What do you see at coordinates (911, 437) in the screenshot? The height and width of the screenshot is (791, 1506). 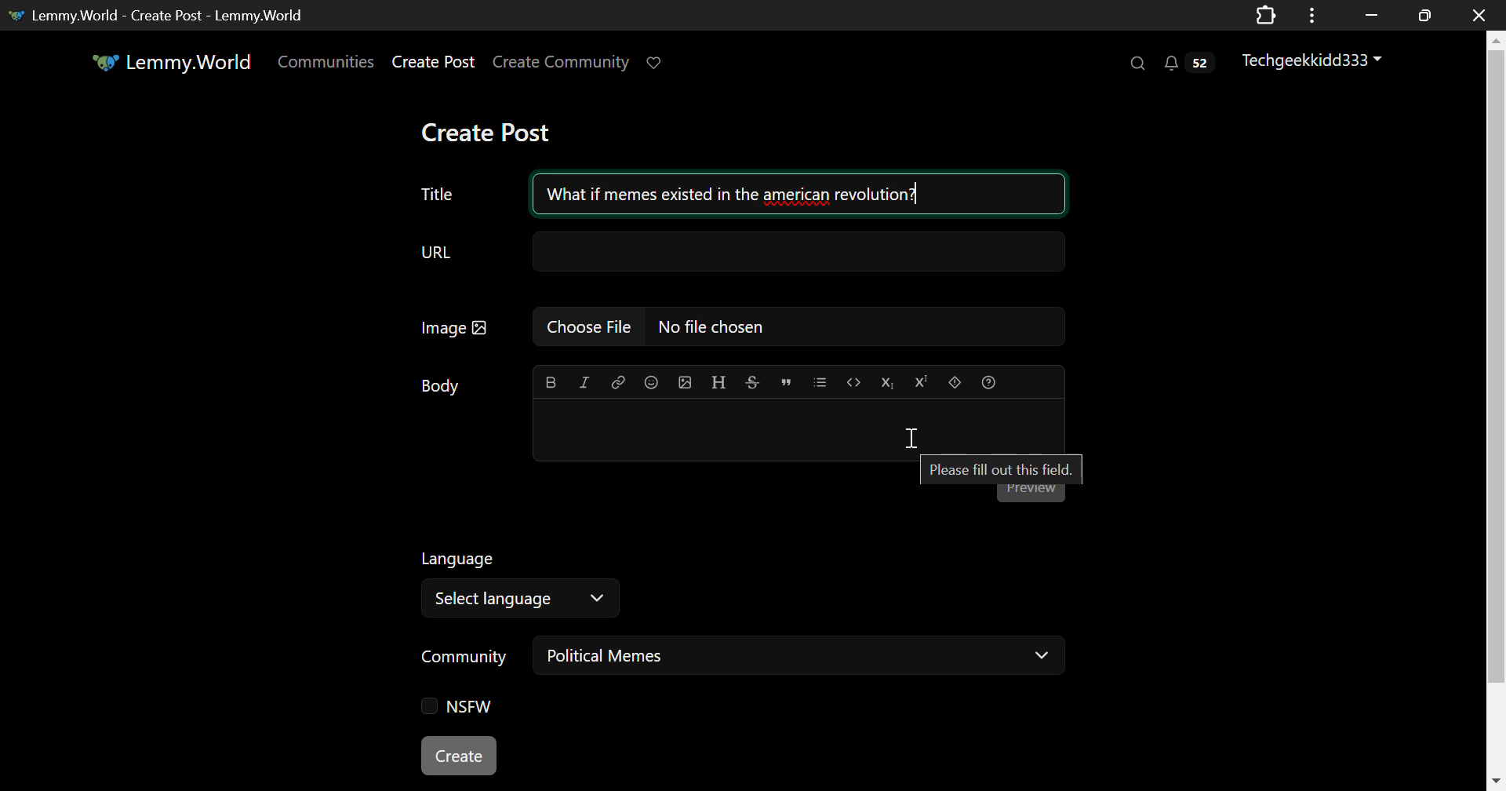 I see `Cursor on Post Body Textbox` at bounding box center [911, 437].